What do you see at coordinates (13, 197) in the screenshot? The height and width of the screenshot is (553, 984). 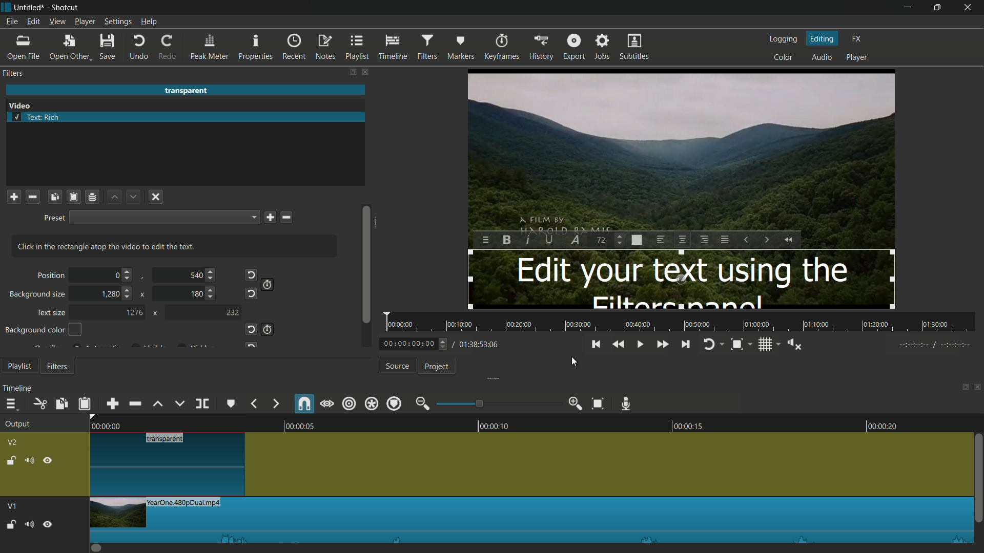 I see `add a filter` at bounding box center [13, 197].